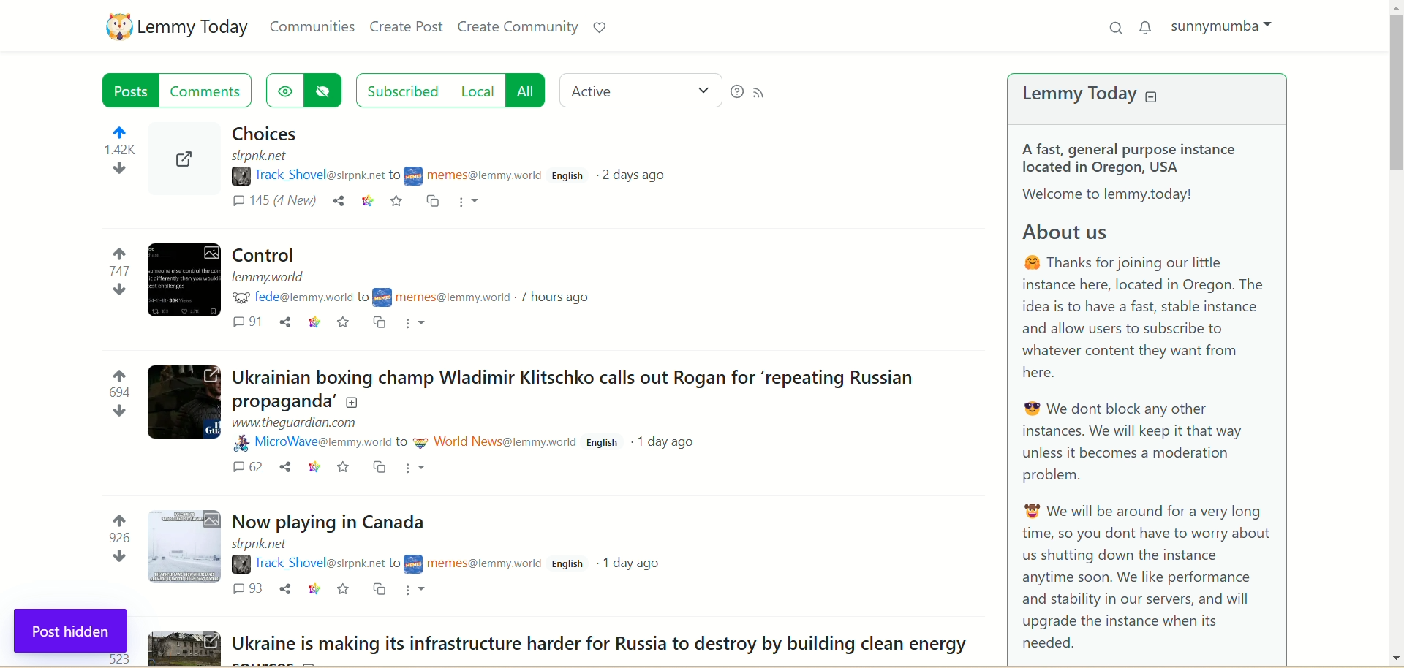 The width and height of the screenshot is (1404, 668). I want to click on More, so click(420, 591).